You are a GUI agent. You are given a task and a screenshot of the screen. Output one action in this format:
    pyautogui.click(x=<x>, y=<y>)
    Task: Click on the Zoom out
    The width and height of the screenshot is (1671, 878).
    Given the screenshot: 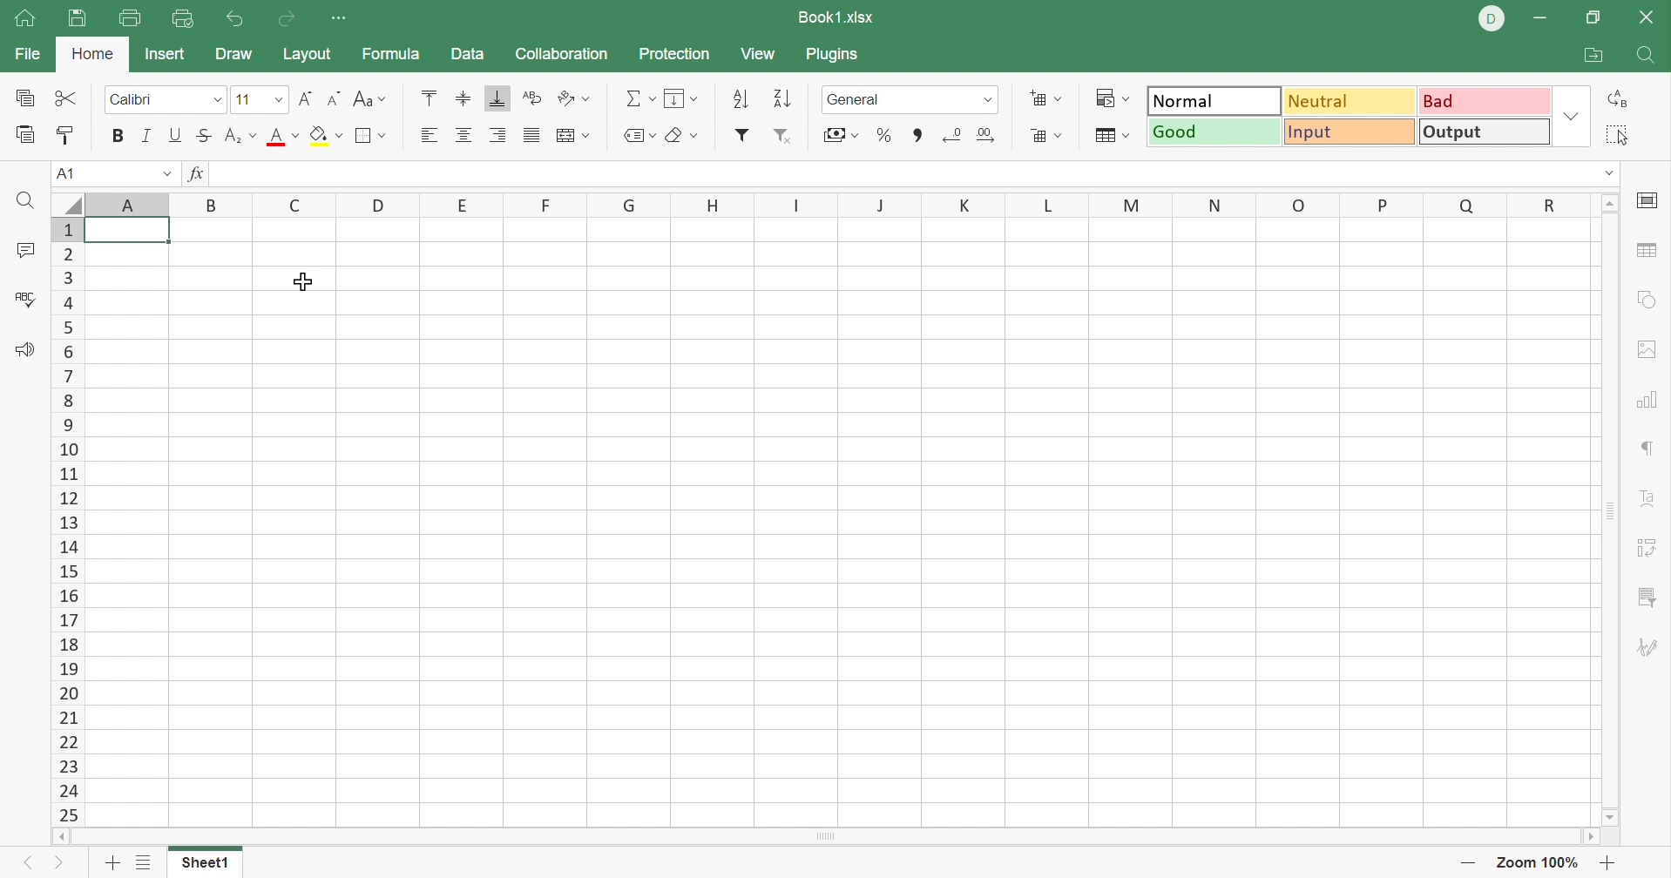 What is the action you would take?
    pyautogui.click(x=1465, y=863)
    